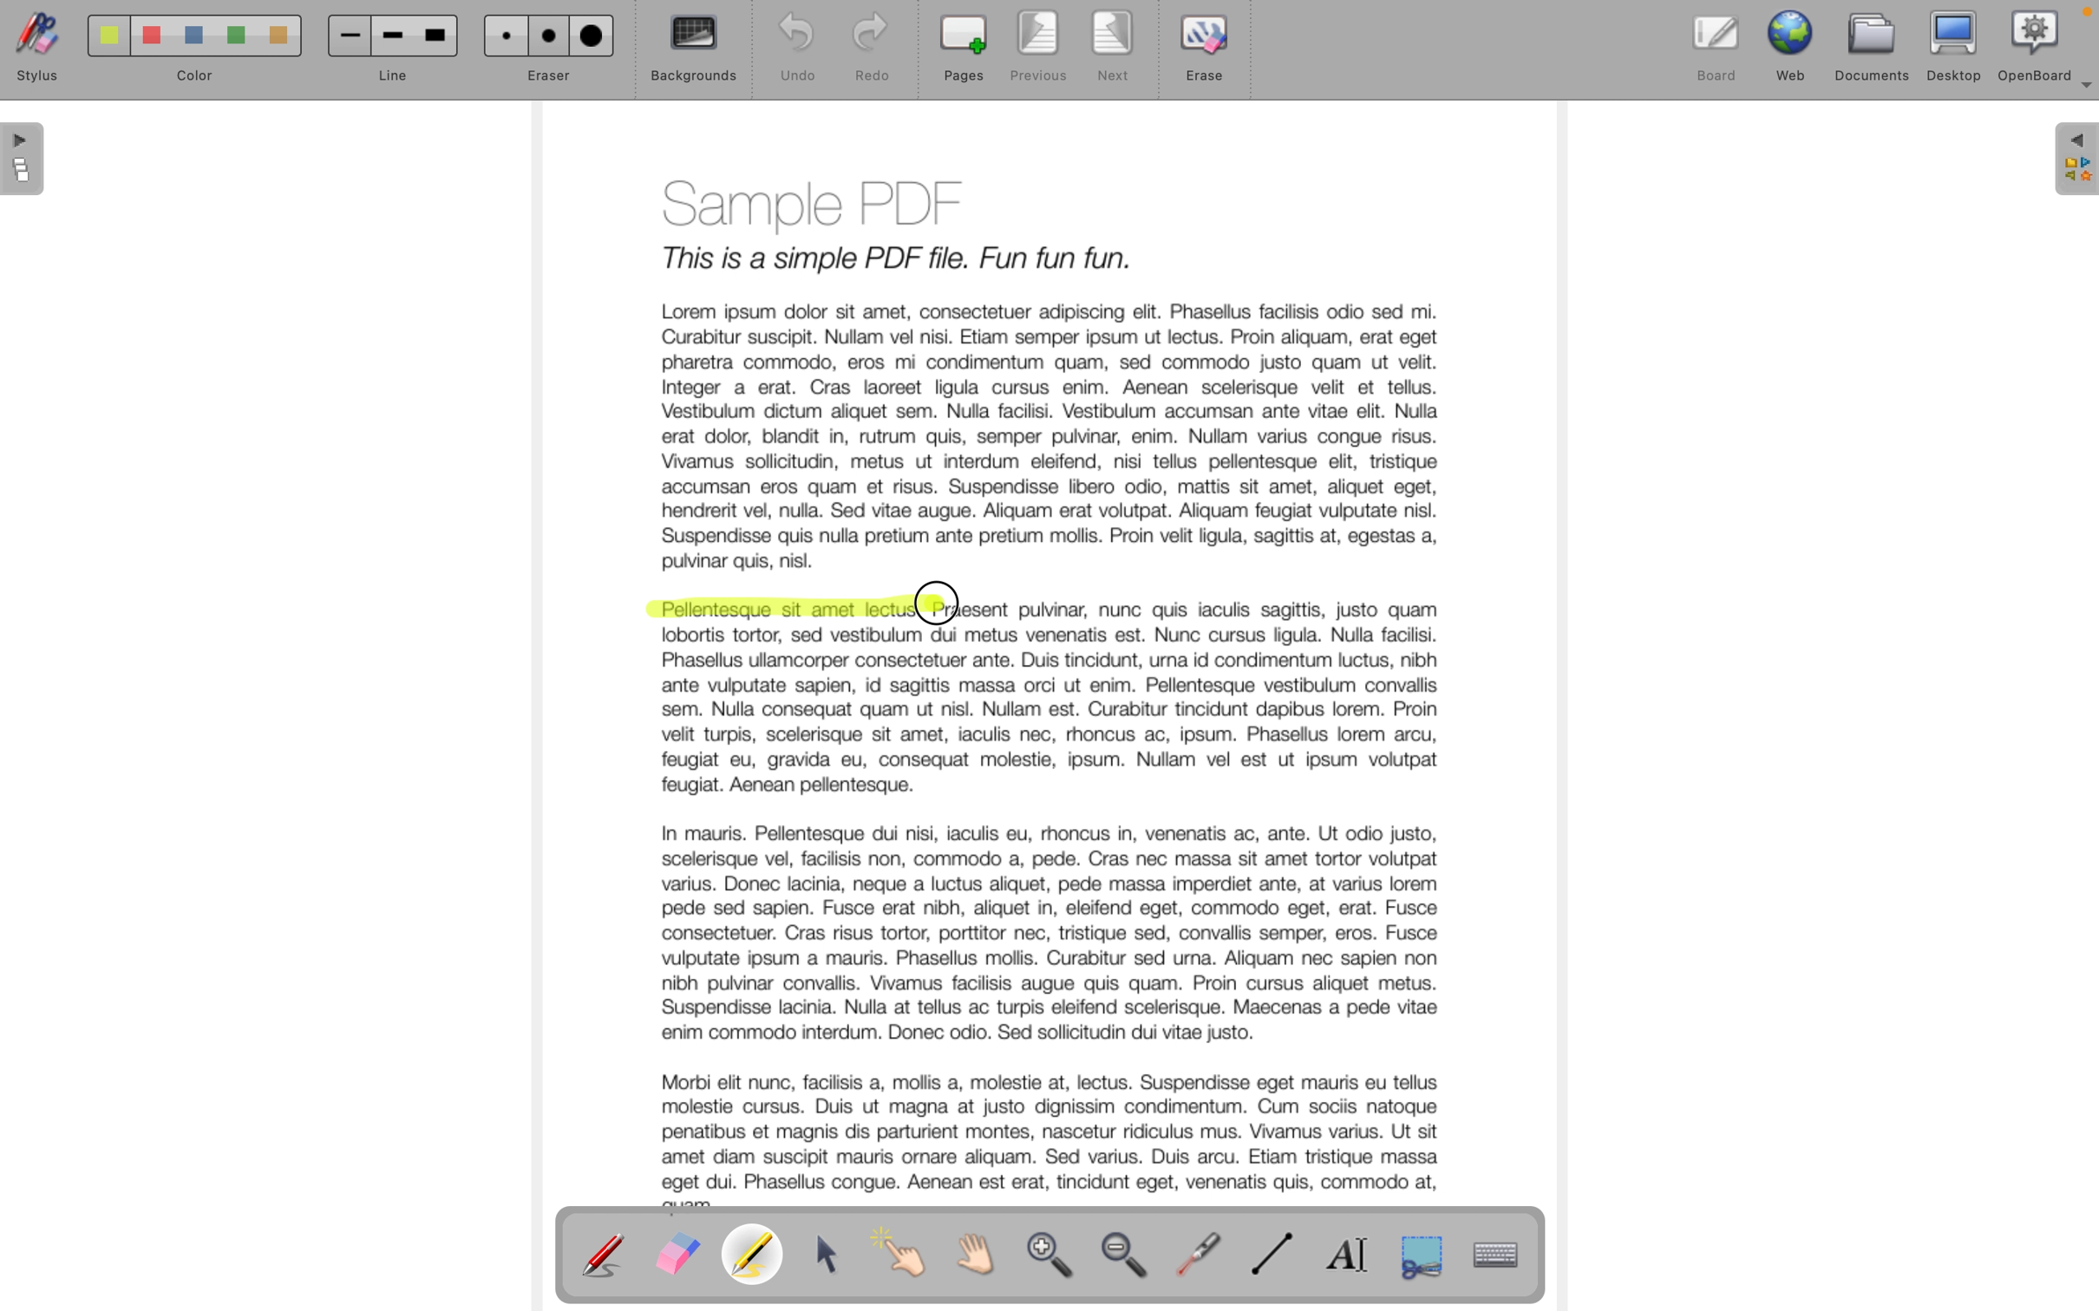 This screenshot has width=2099, height=1311. I want to click on previous, so click(1035, 49).